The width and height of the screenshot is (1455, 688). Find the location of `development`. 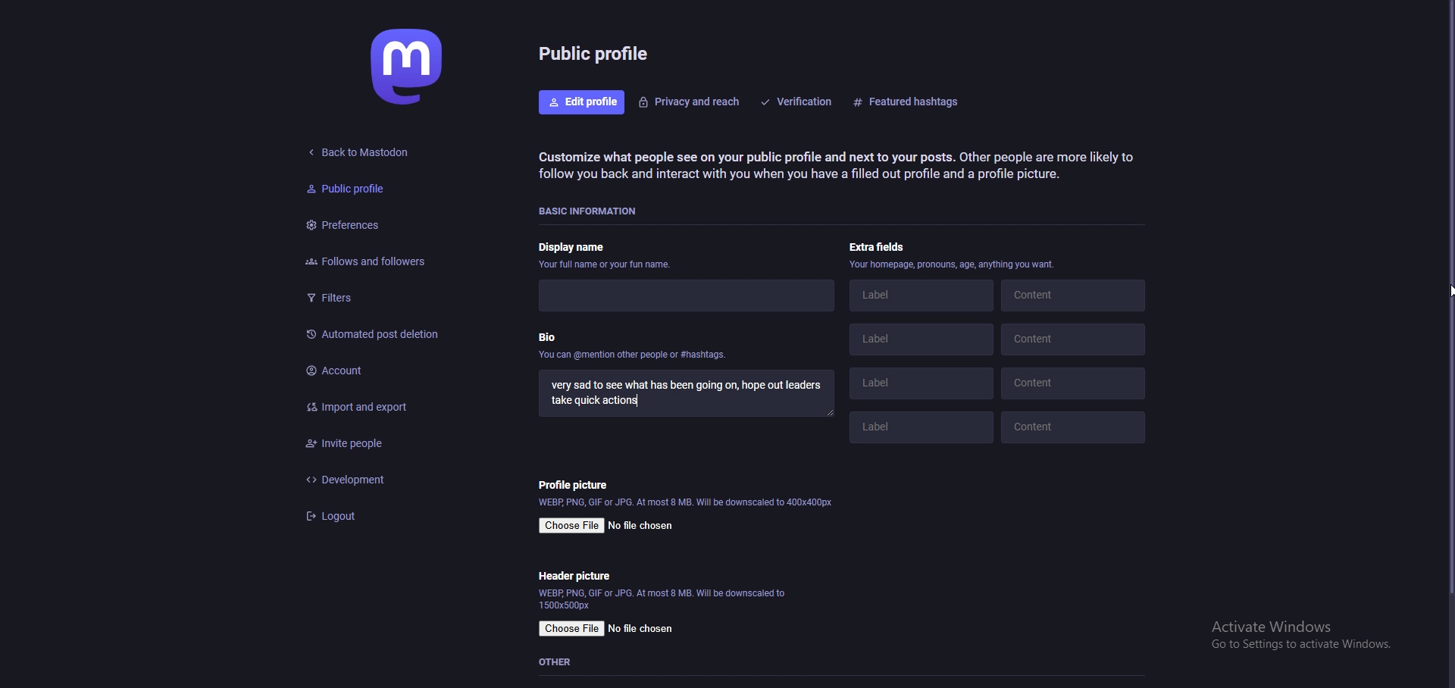

development is located at coordinates (377, 479).